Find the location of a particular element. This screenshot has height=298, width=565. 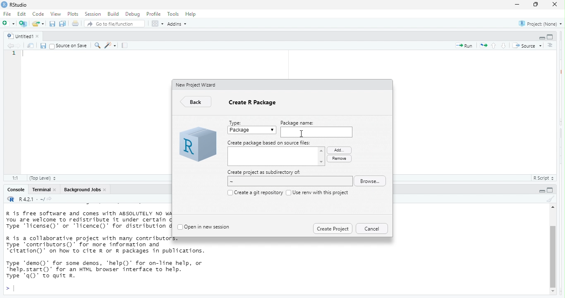

go to next section/chunk is located at coordinates (503, 46).